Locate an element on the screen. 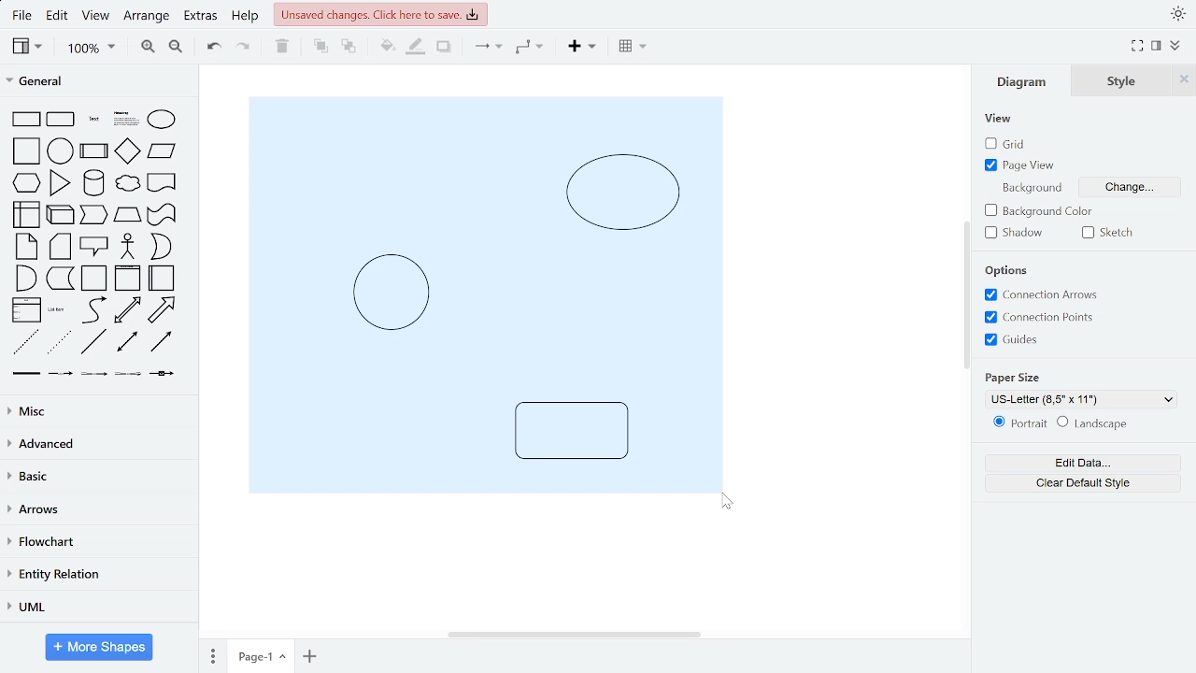 Image resolution: width=1196 pixels, height=673 pixels. curve is located at coordinates (93, 310).